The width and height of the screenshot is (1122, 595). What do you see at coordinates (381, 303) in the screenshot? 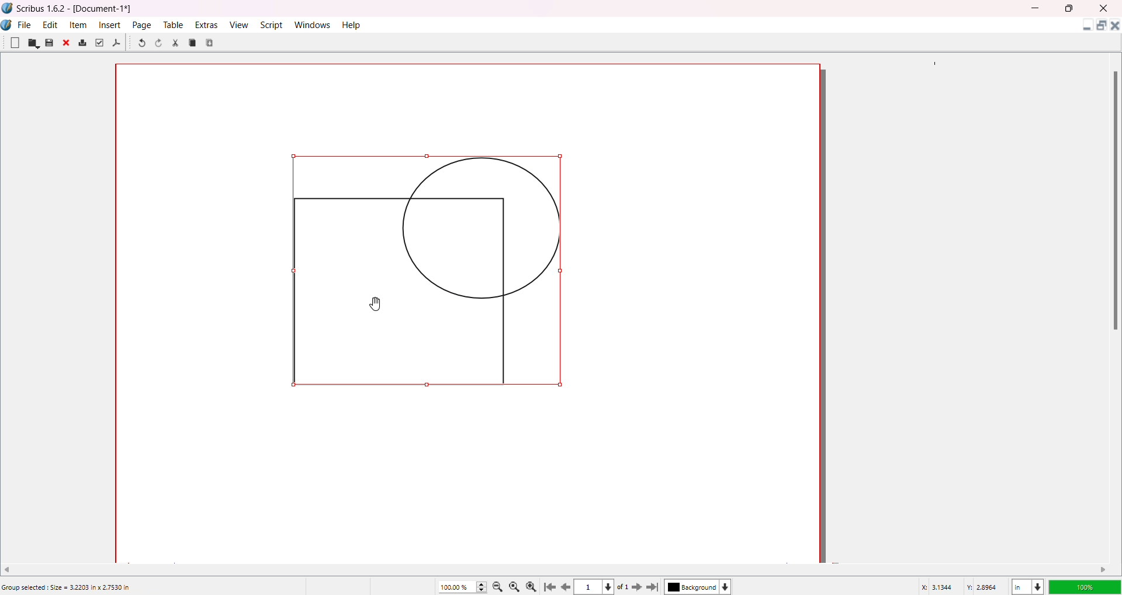
I see `Cursor` at bounding box center [381, 303].